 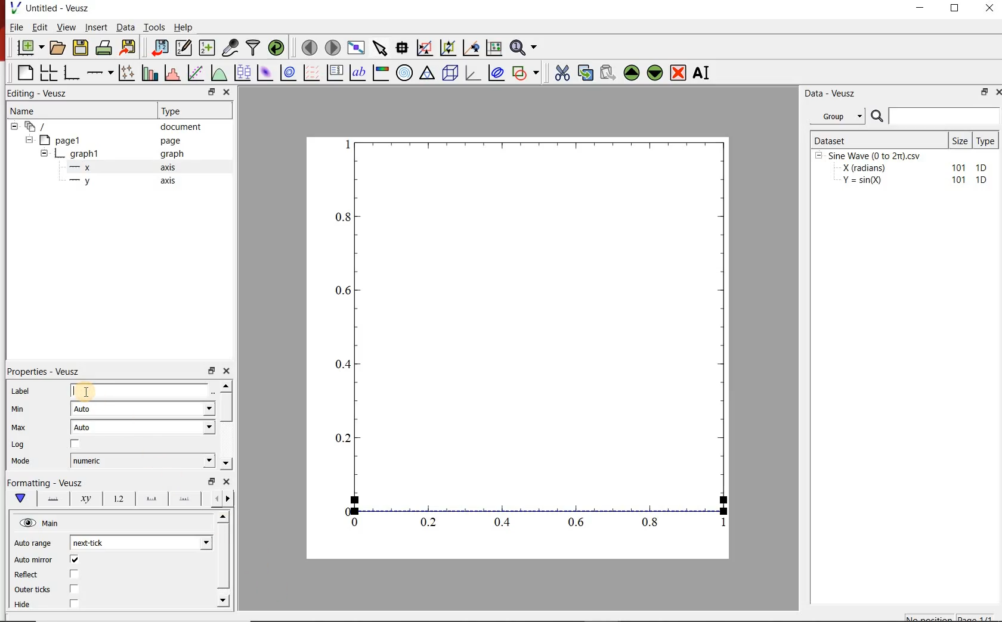 What do you see at coordinates (224, 600) in the screenshot?
I see `Down` at bounding box center [224, 600].